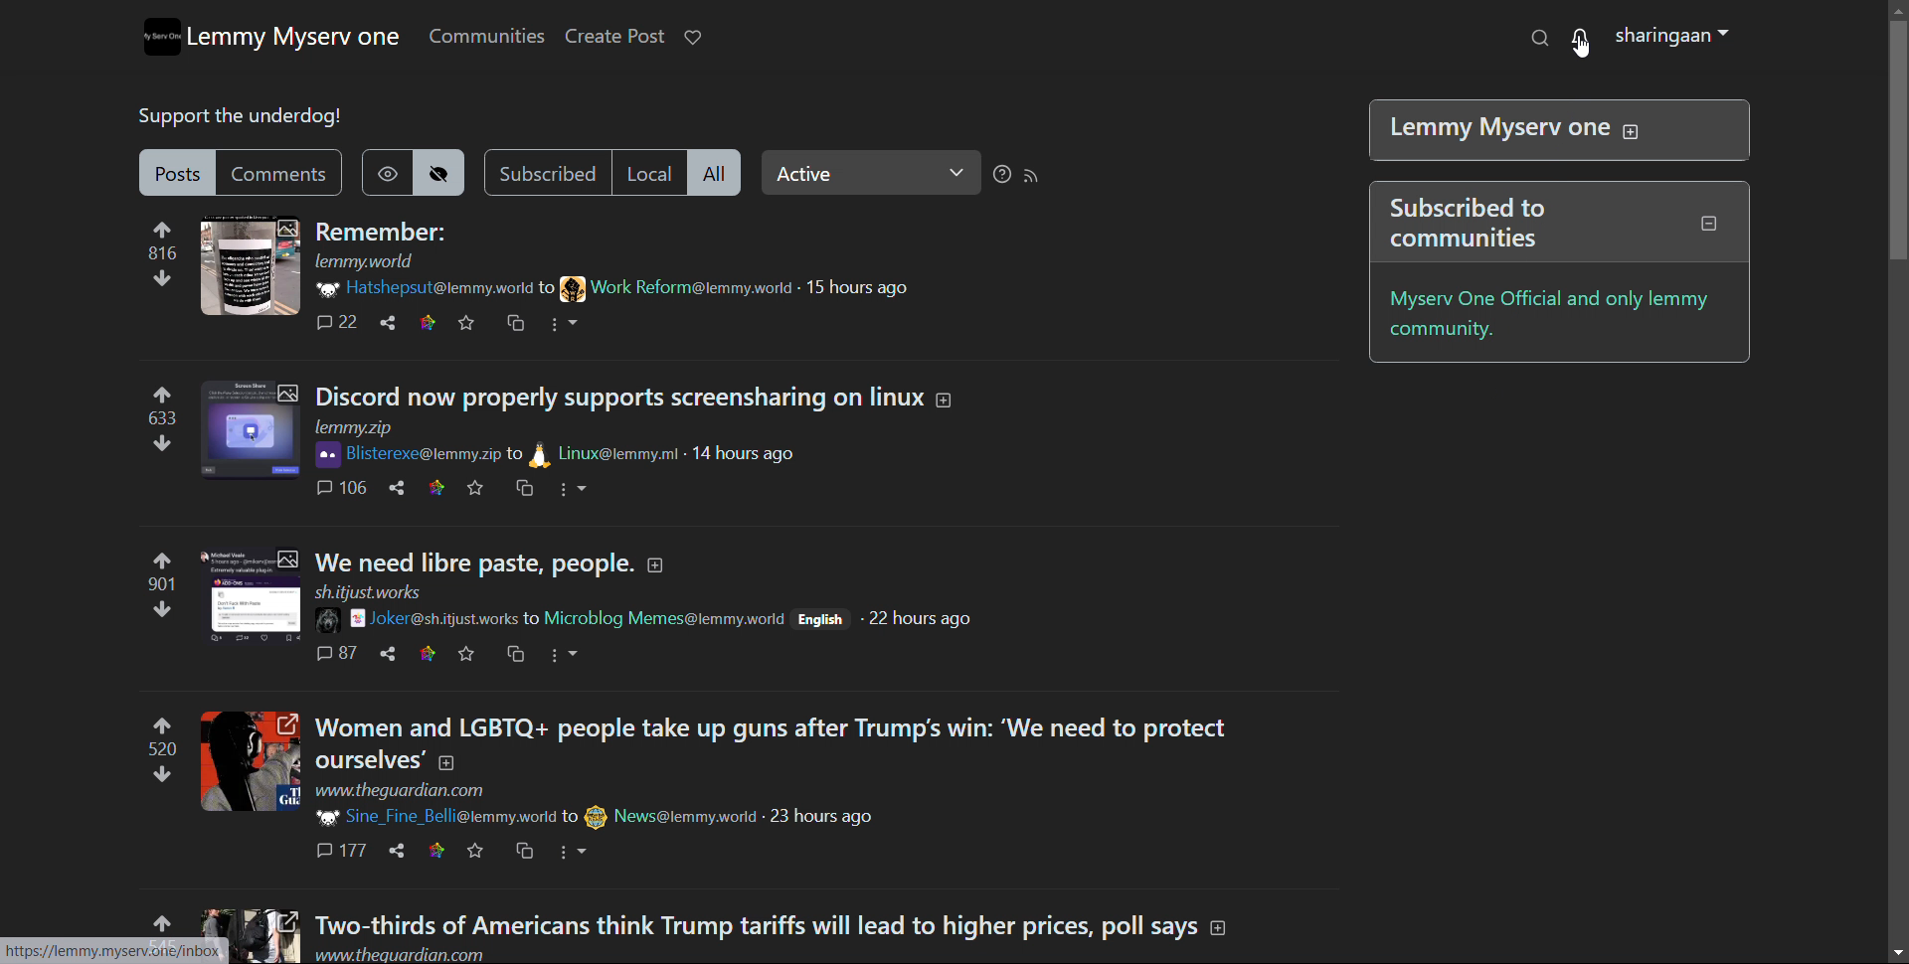  I want to click on url, so click(368, 593).